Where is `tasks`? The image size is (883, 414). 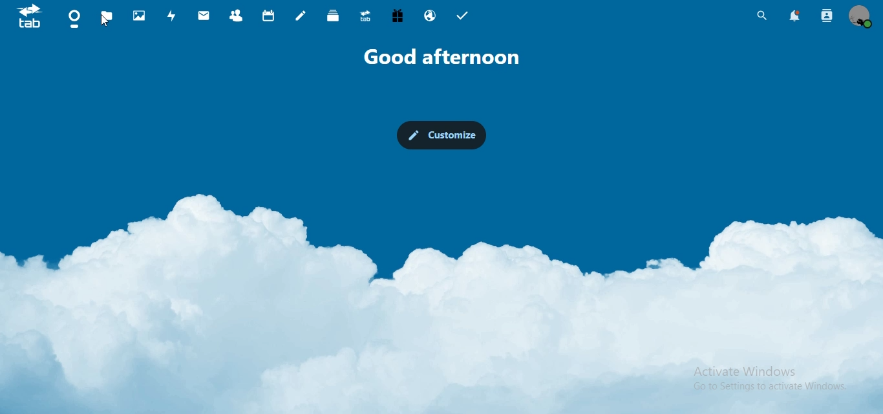 tasks is located at coordinates (466, 16).